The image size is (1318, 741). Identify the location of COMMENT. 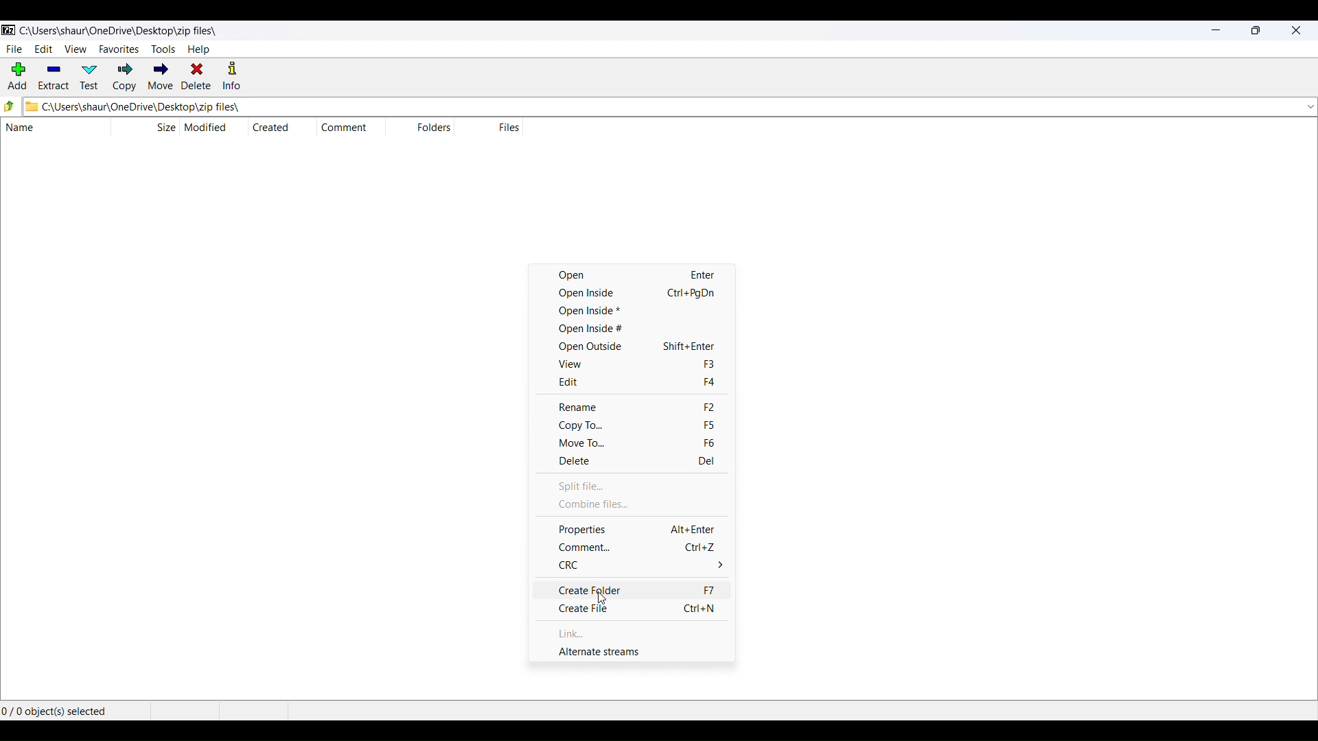
(642, 547).